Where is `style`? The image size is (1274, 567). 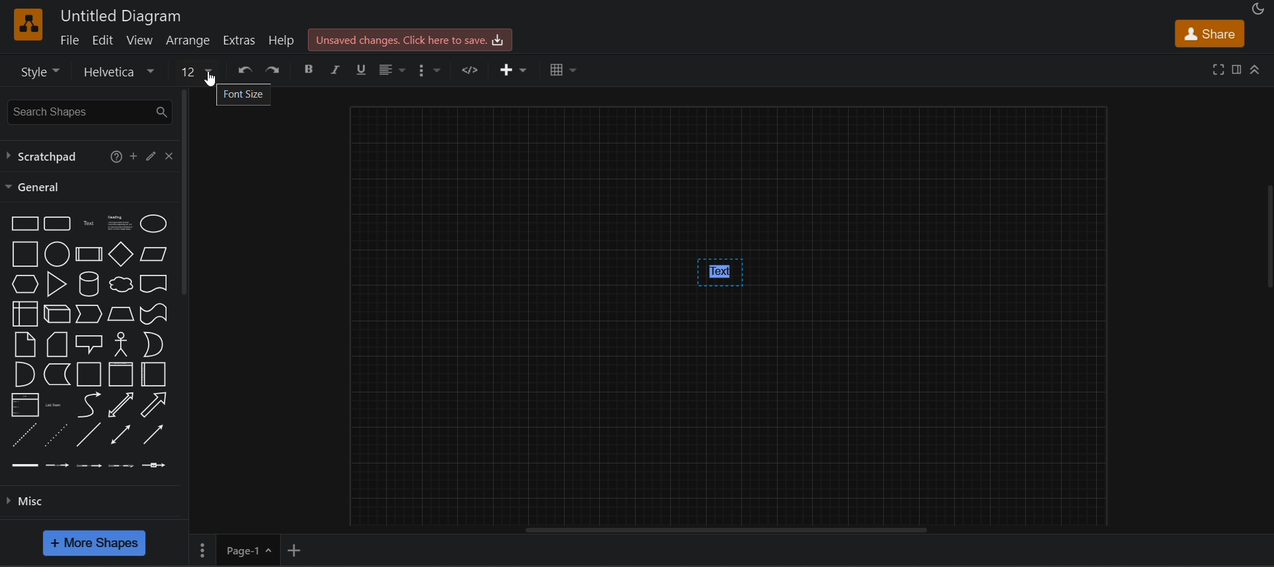 style is located at coordinates (38, 71).